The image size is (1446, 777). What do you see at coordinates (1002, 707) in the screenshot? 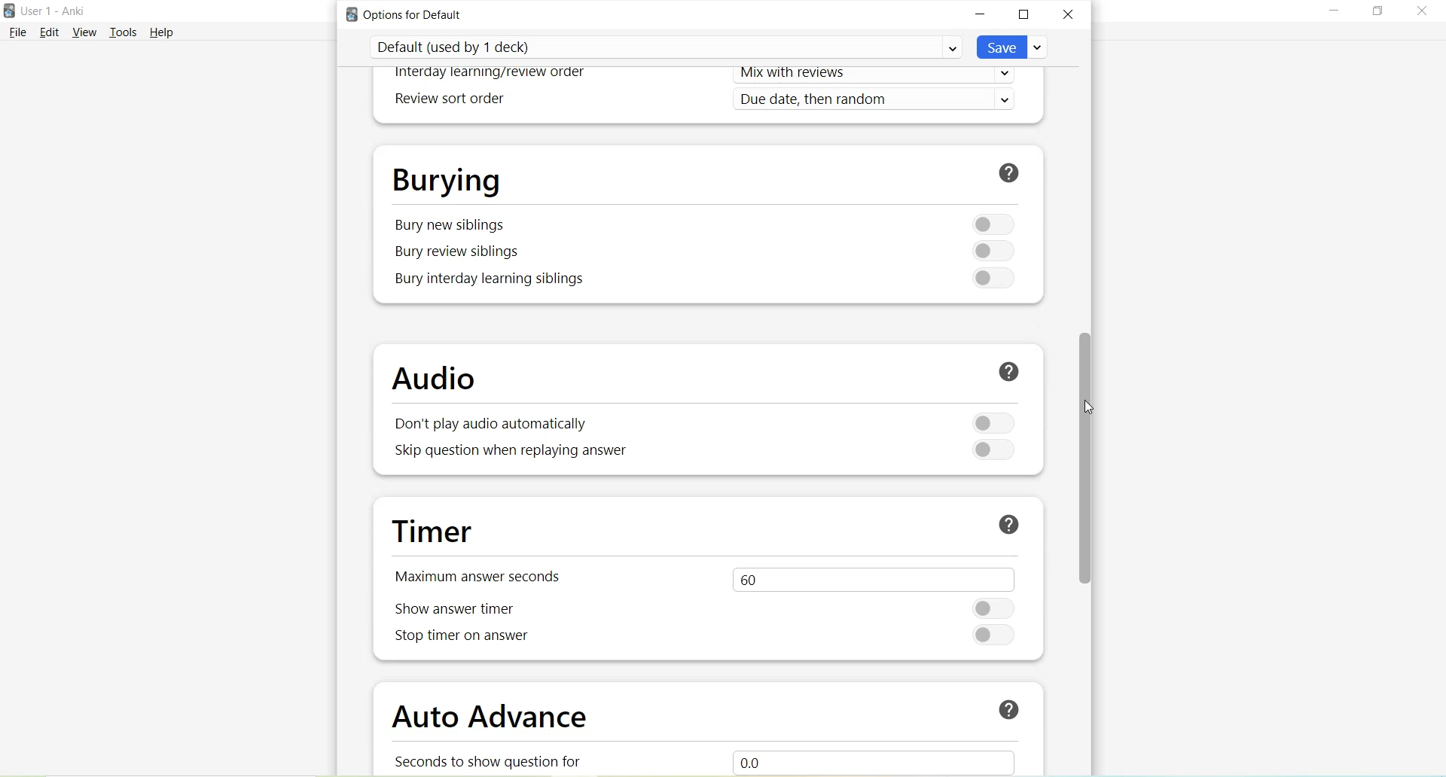
I see `What's this?` at bounding box center [1002, 707].